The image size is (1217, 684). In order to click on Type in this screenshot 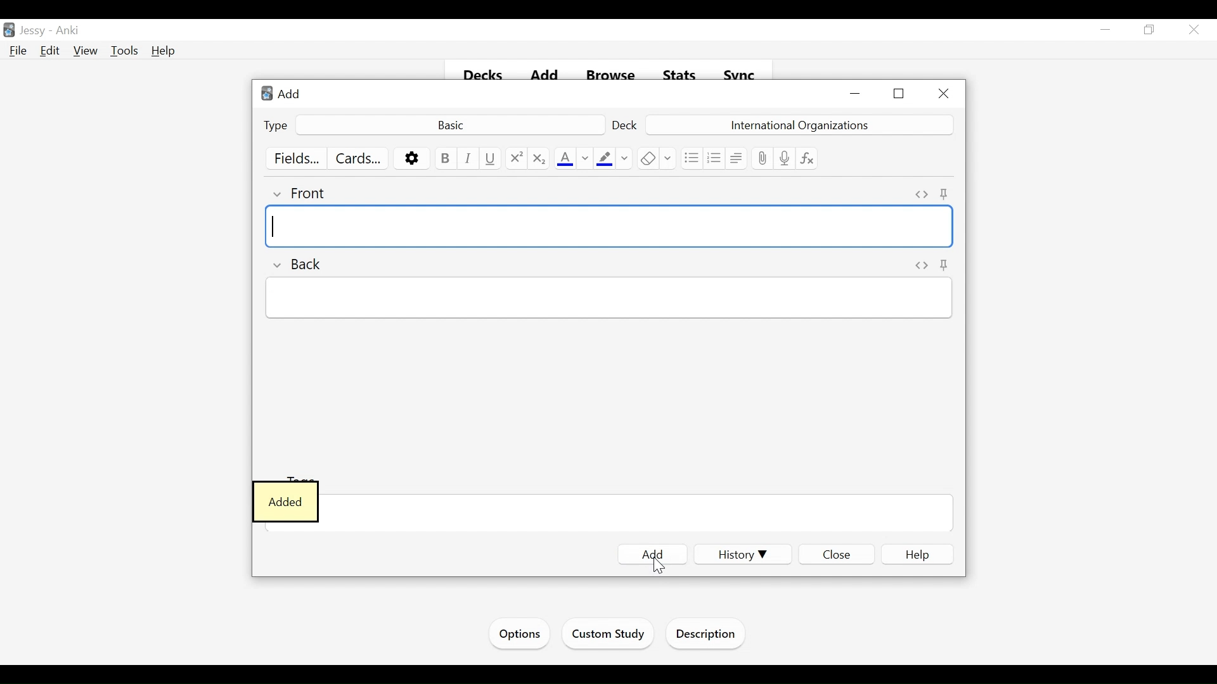, I will do `click(274, 125)`.